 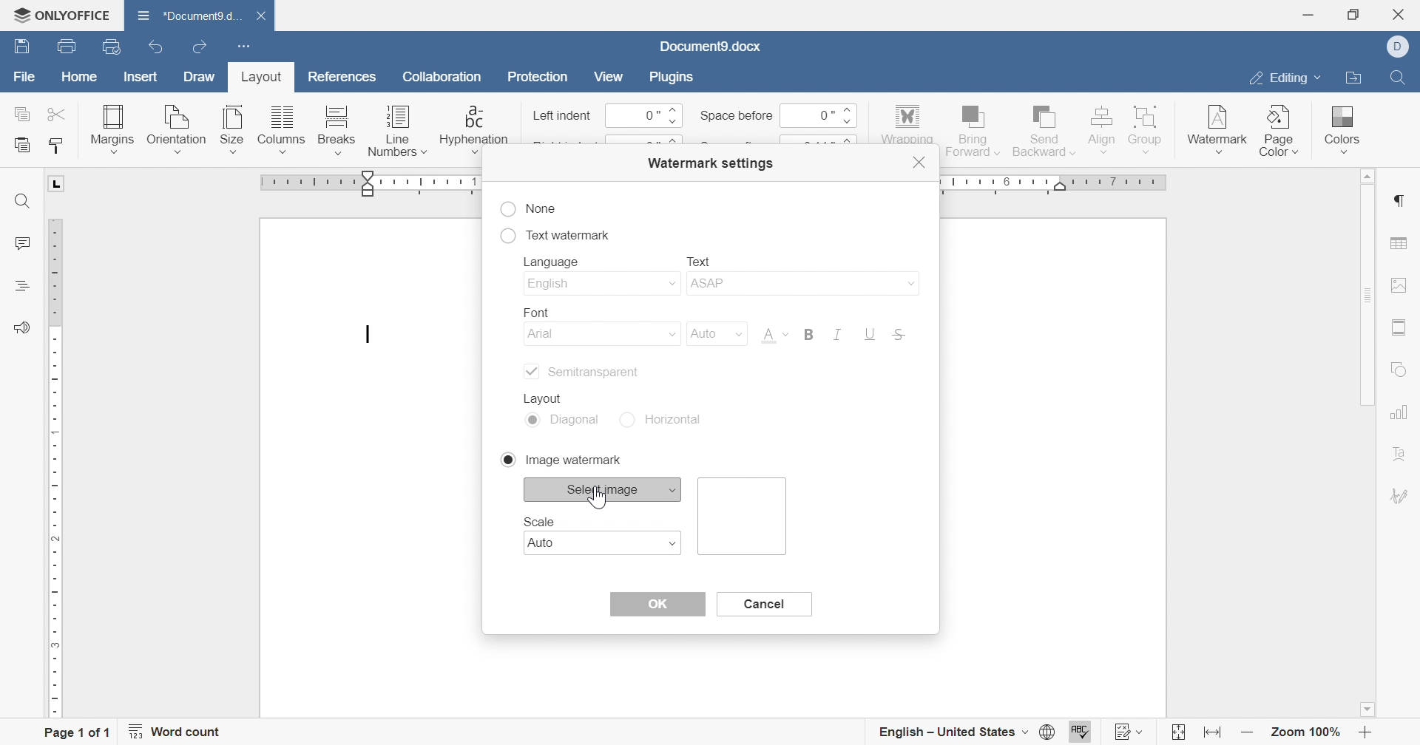 What do you see at coordinates (1358, 14) in the screenshot?
I see `restore down` at bounding box center [1358, 14].